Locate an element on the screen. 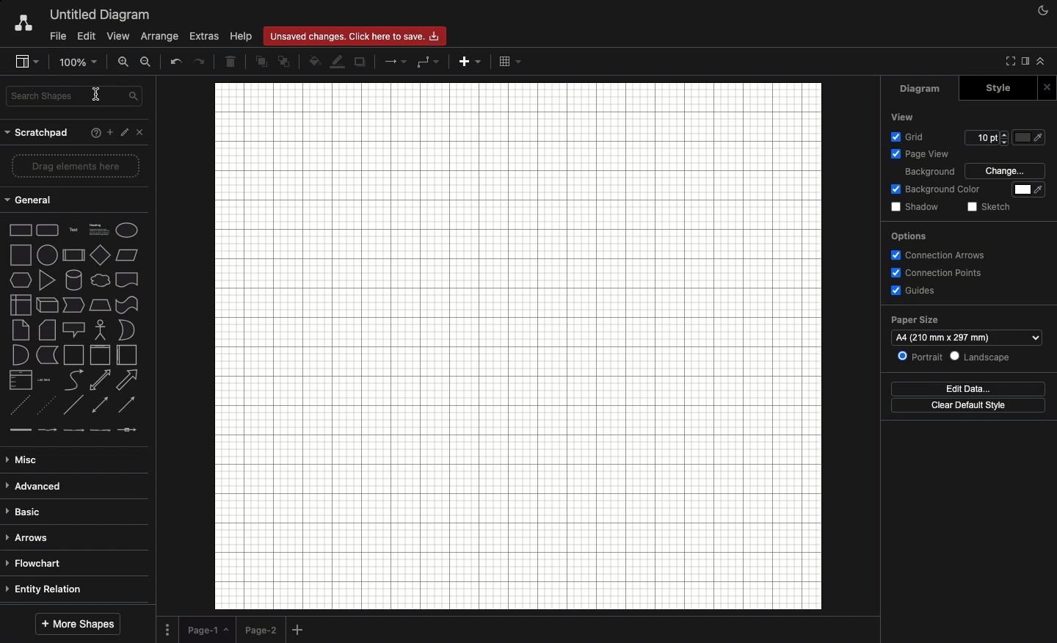 This screenshot has height=643, width=1057. Edit is located at coordinates (85, 35).